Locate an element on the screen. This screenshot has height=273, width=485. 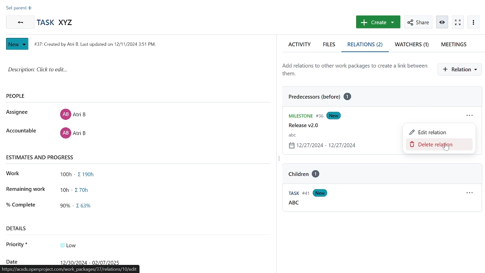
activate zen mode is located at coordinates (443, 22).